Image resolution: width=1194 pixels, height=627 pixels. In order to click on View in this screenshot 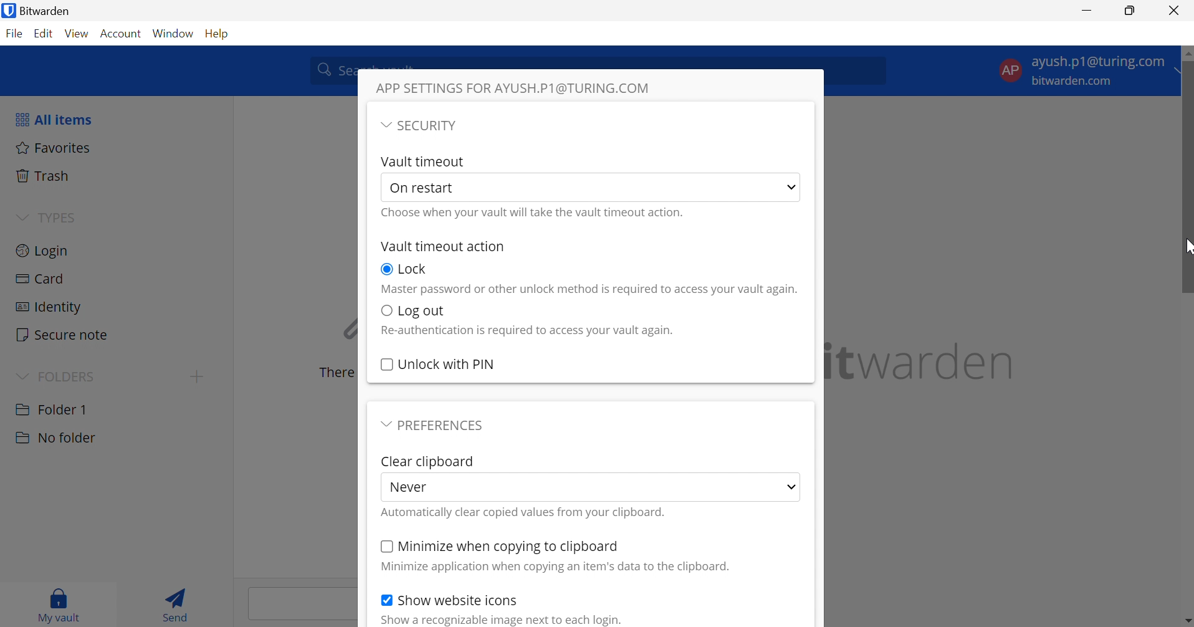, I will do `click(79, 34)`.